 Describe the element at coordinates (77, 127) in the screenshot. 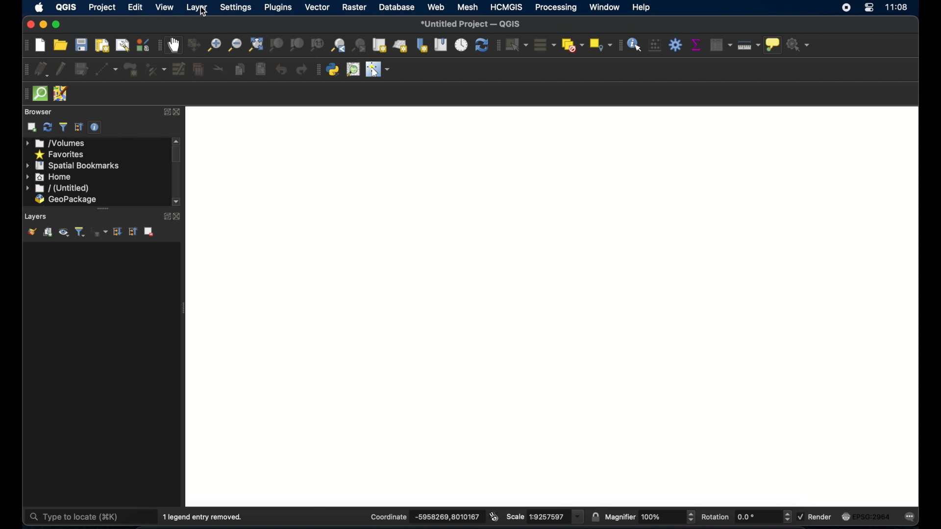

I see `collapse all` at that location.